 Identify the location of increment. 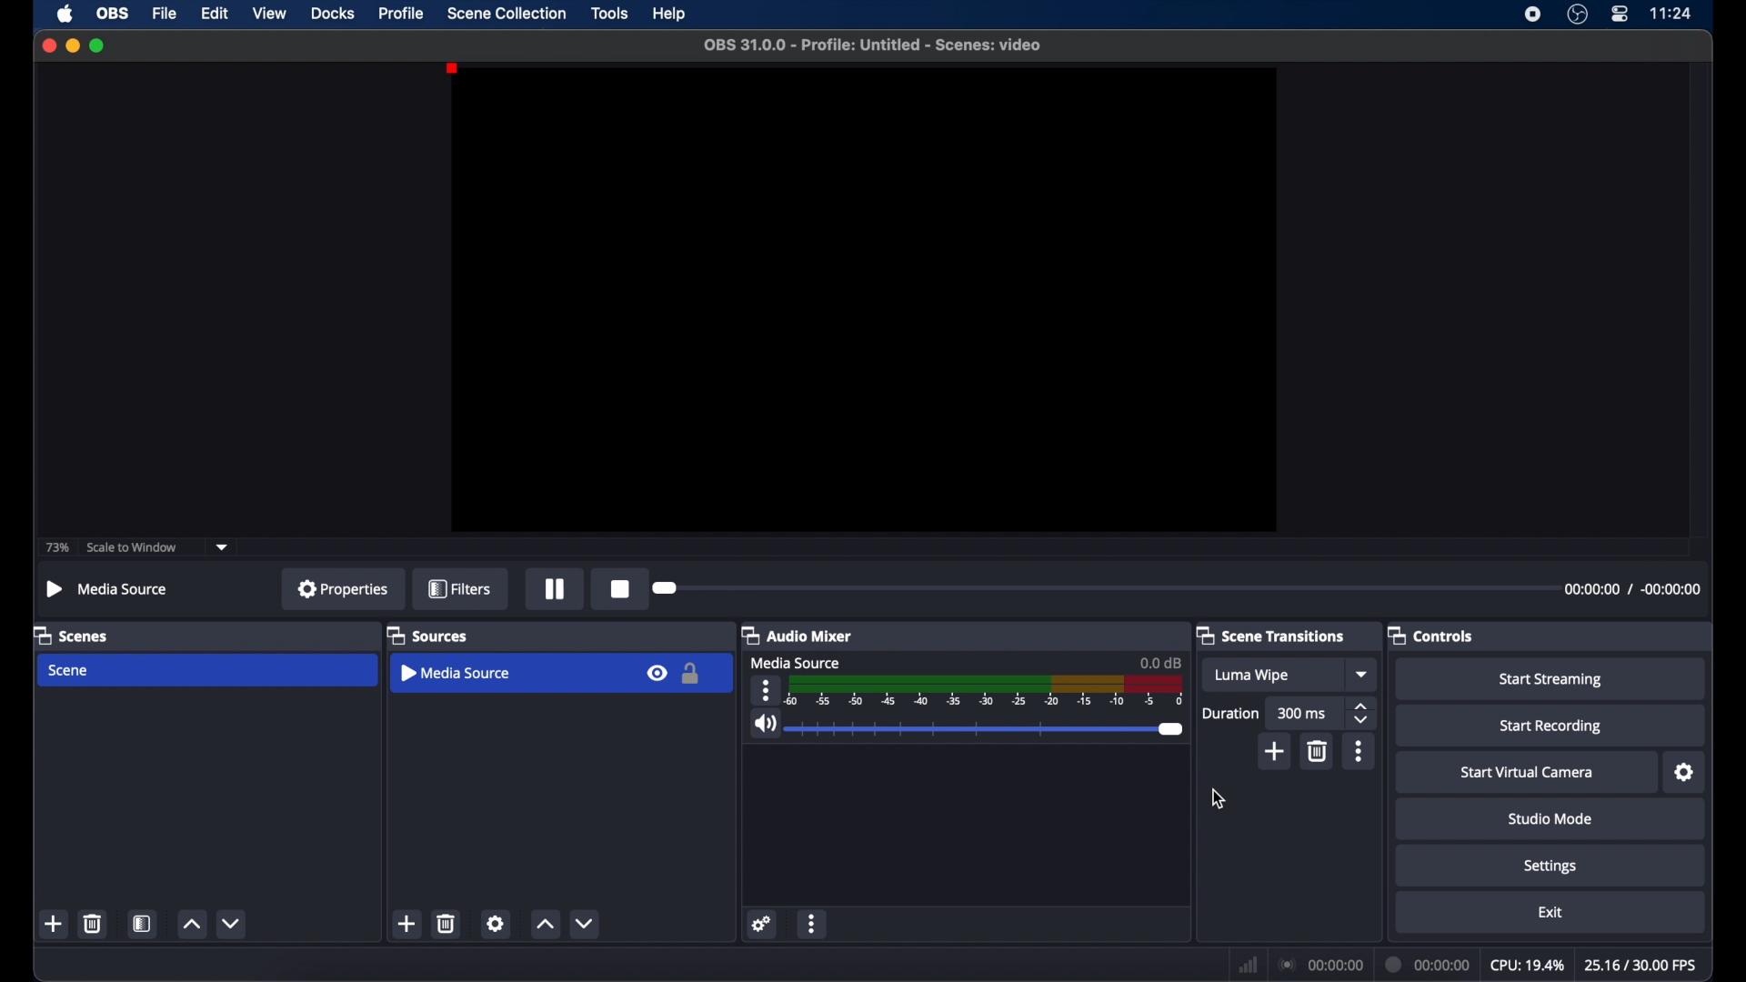
(545, 925).